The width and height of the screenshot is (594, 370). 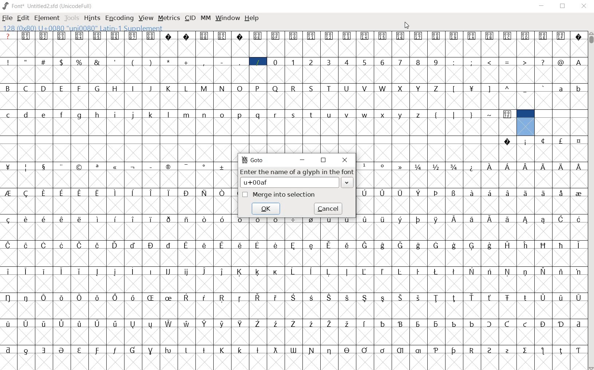 I want to click on P, so click(x=258, y=88).